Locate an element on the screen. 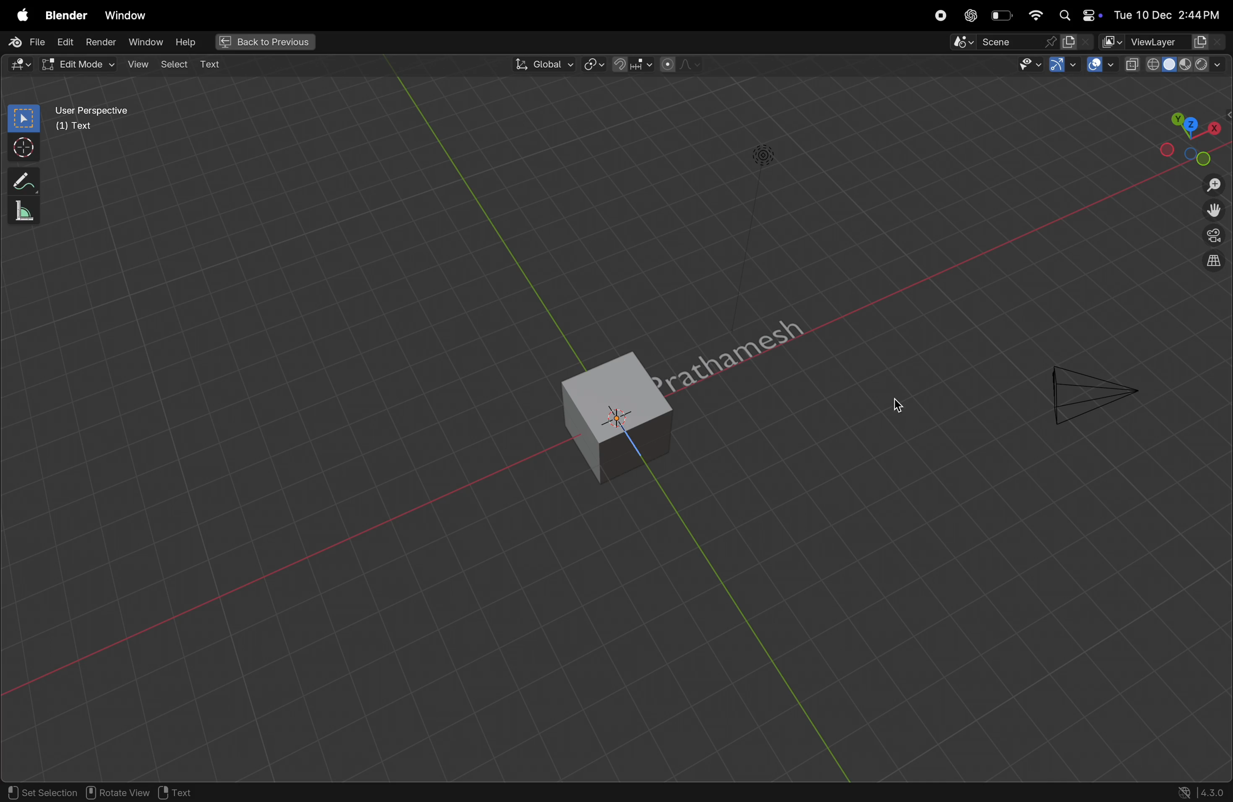 The height and width of the screenshot is (802, 1233). render is located at coordinates (101, 42).